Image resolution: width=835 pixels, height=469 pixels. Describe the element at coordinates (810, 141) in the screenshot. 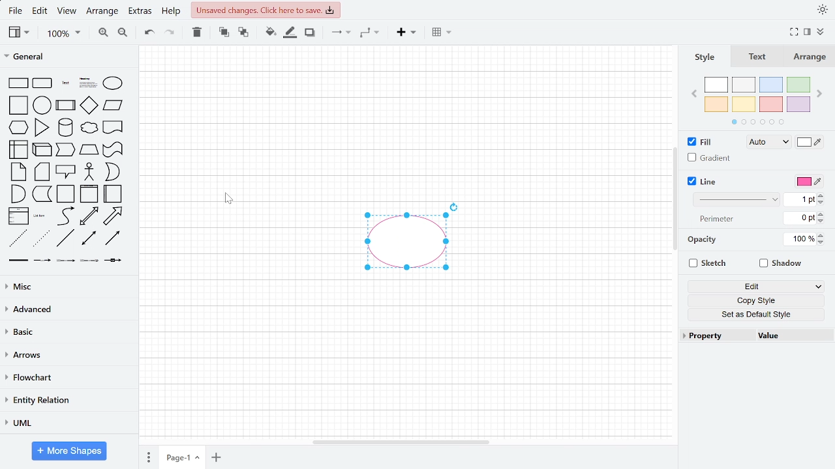

I see `Fill colore` at that location.